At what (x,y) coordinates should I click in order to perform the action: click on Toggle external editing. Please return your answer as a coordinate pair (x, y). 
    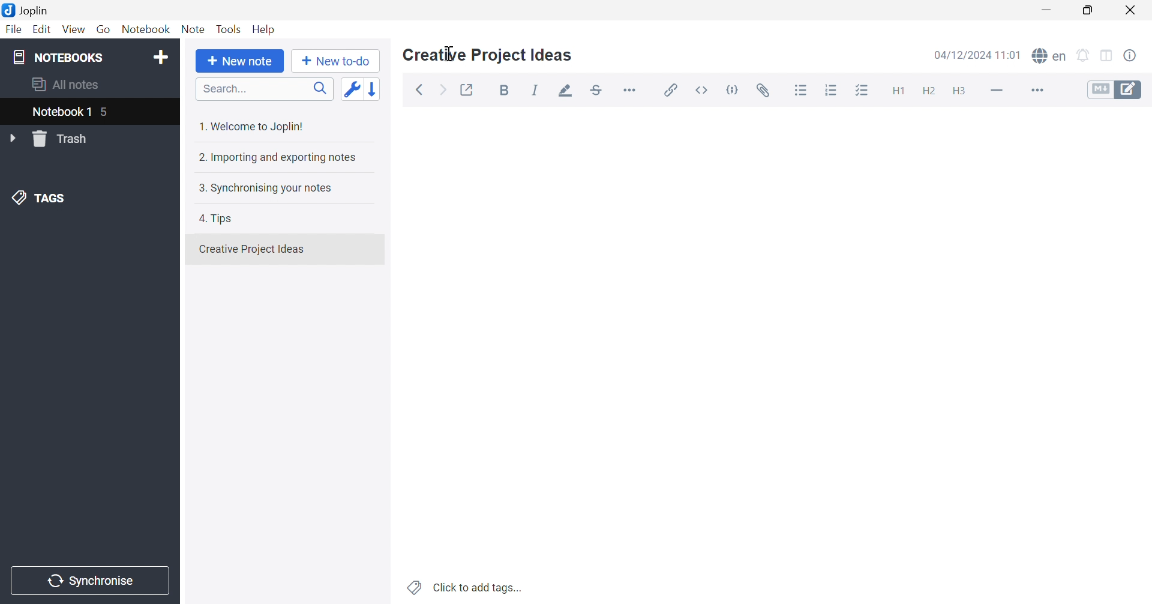
    Looking at the image, I should click on (466, 91).